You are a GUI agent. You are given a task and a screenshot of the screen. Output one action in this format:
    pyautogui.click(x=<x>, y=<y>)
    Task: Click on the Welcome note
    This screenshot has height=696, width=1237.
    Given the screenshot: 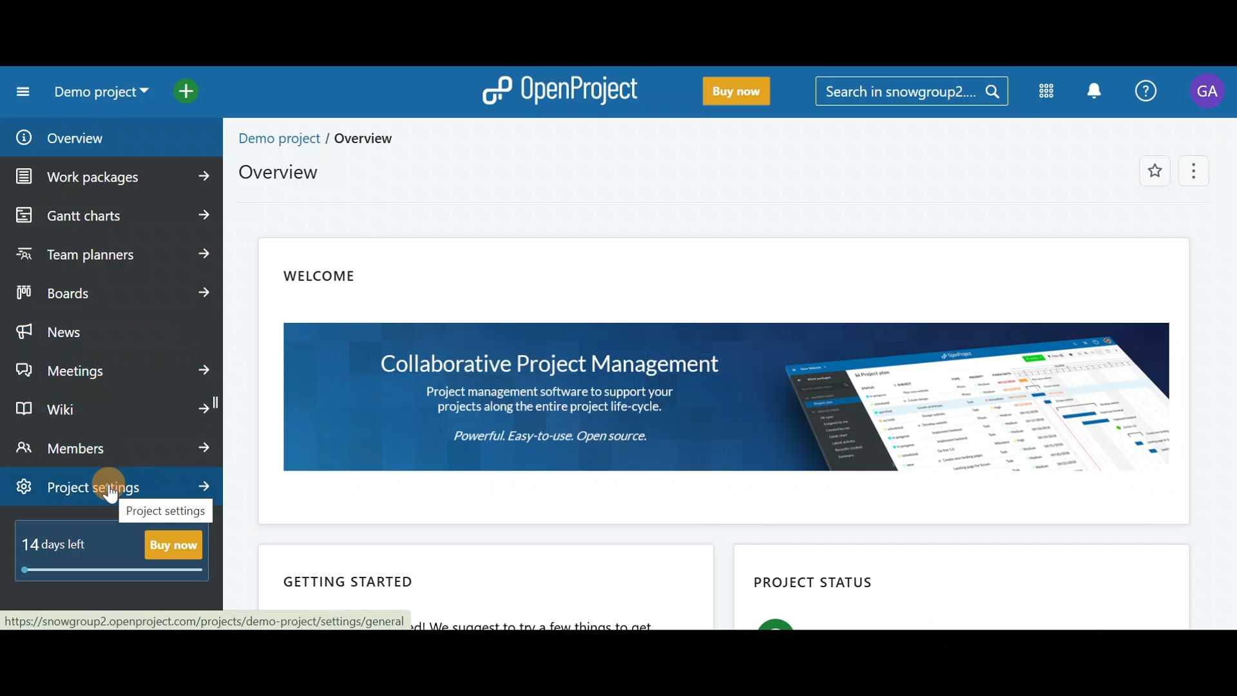 What is the action you would take?
    pyautogui.click(x=719, y=374)
    